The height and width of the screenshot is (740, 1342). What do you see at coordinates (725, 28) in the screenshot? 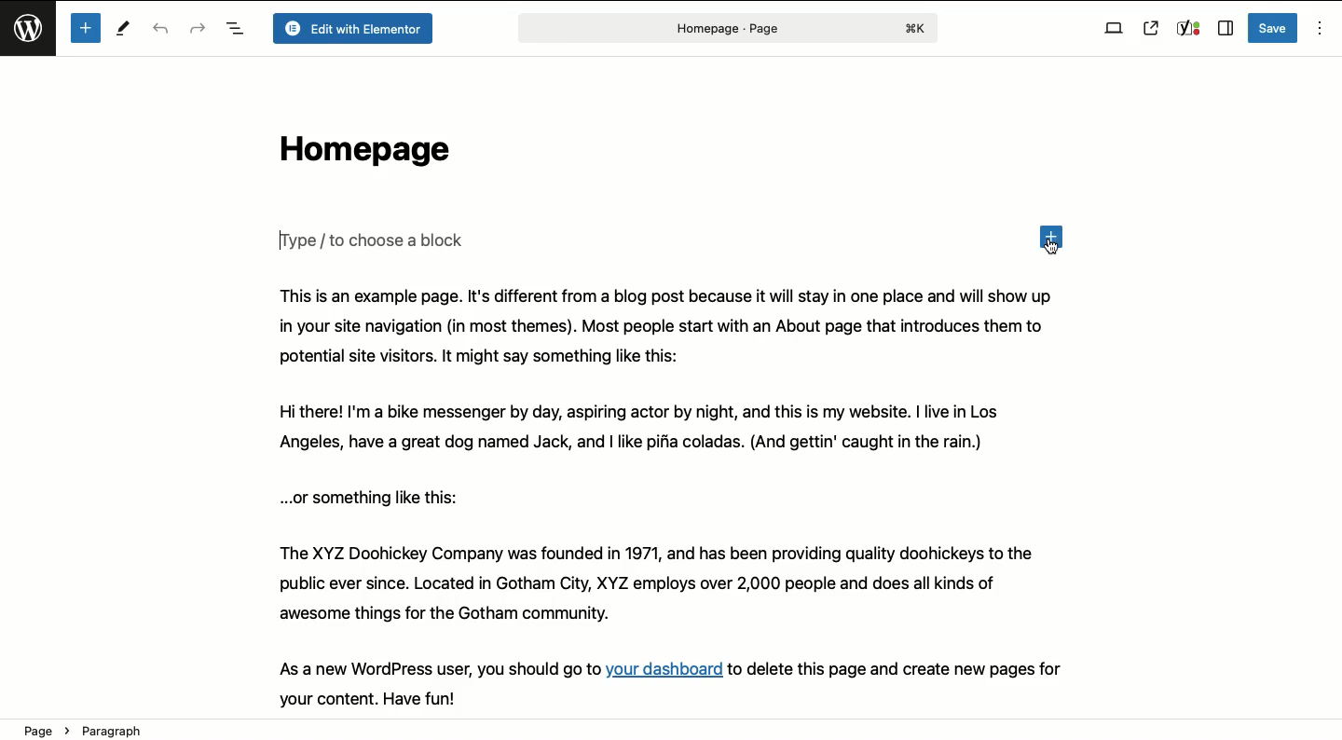
I see `Page` at bounding box center [725, 28].